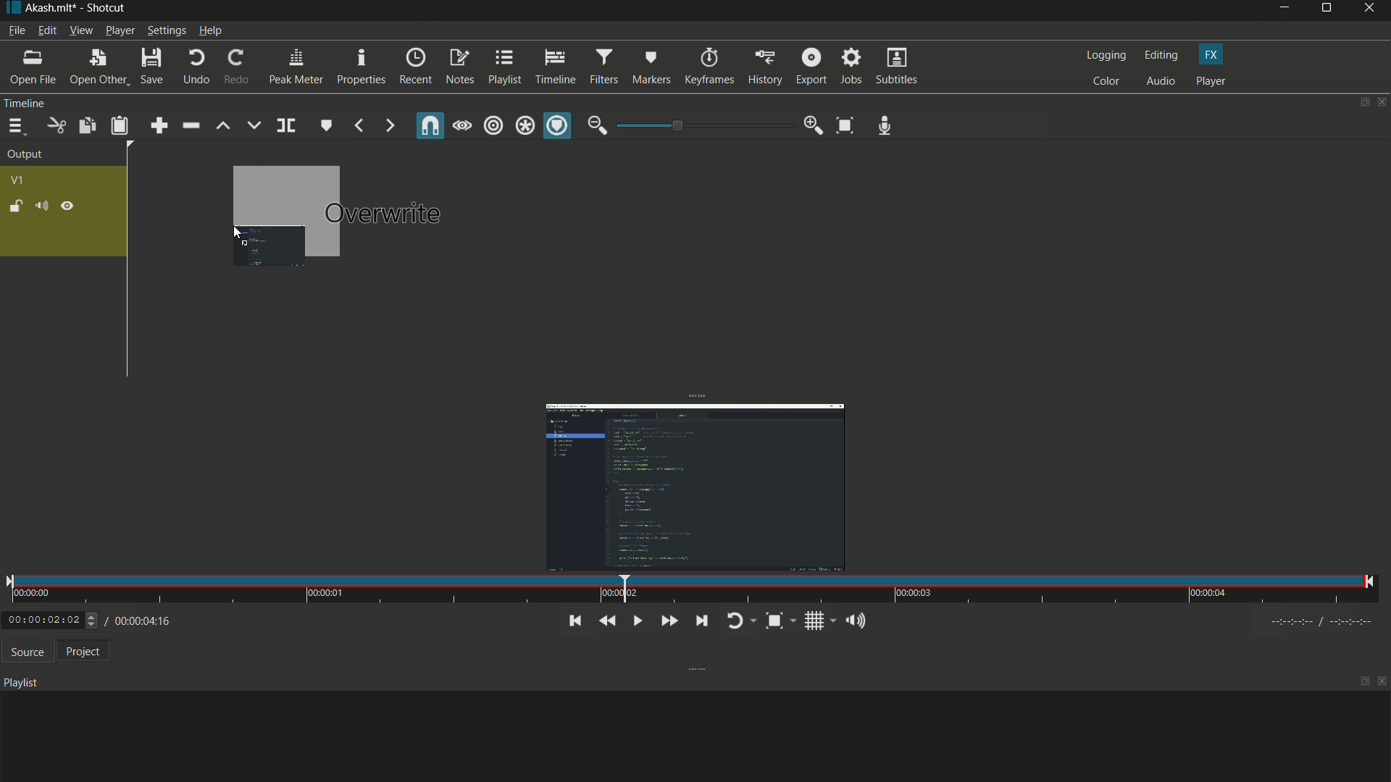  Describe the element at coordinates (504, 67) in the screenshot. I see `playlist` at that location.